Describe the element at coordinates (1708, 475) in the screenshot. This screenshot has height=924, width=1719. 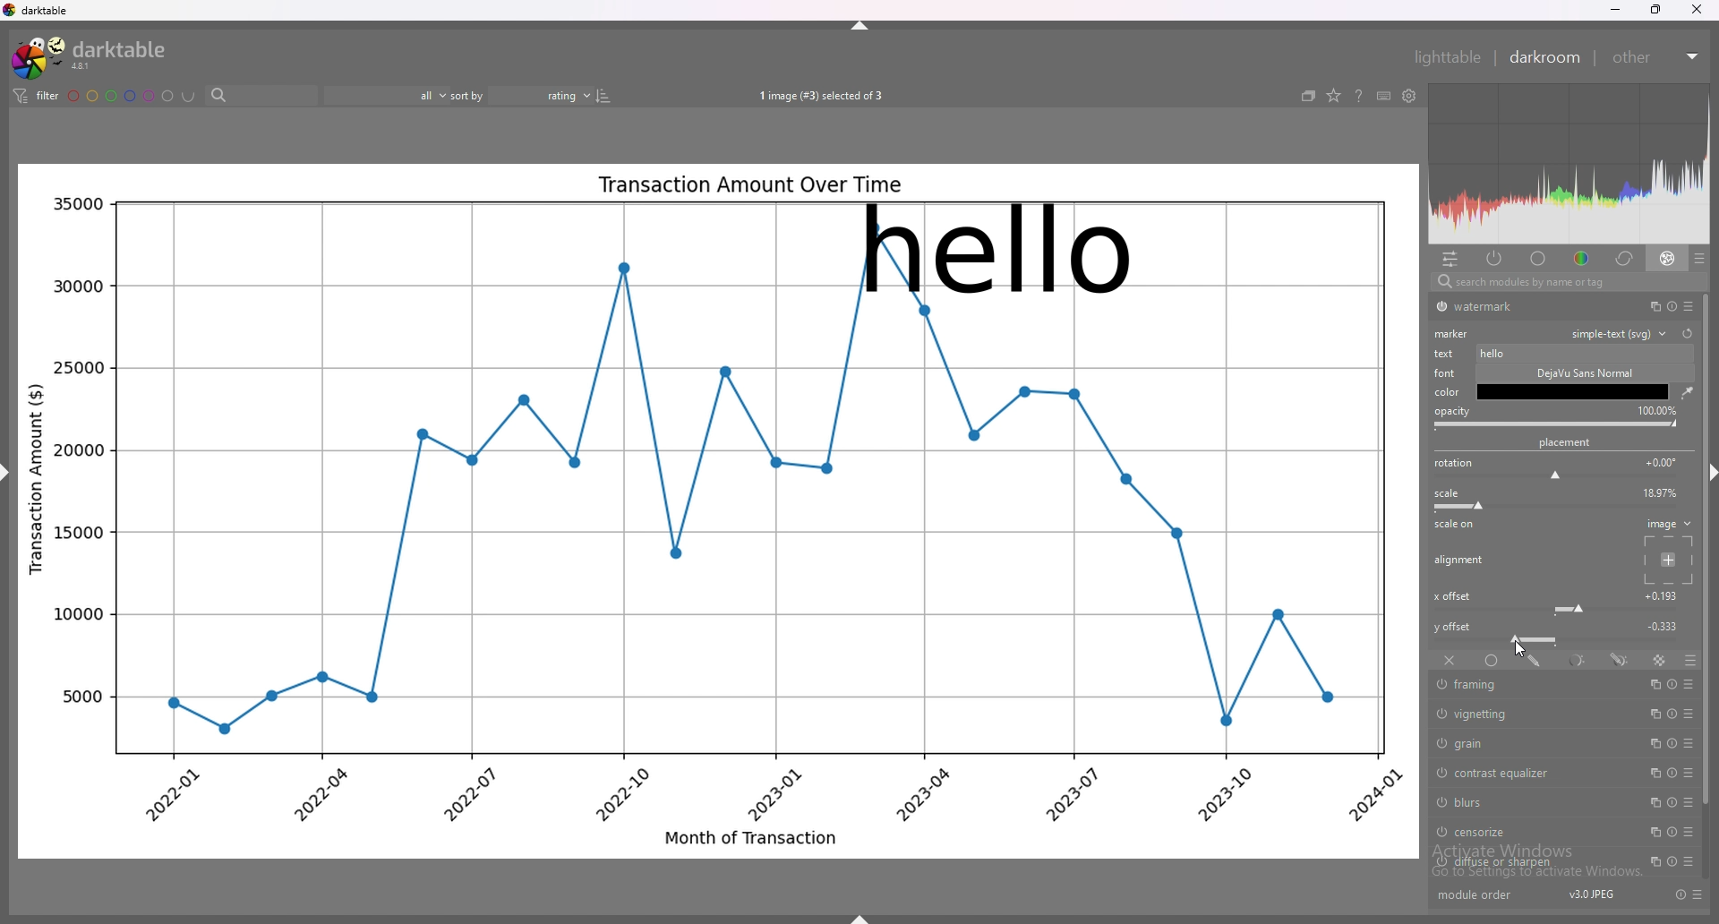
I see `hide` at that location.